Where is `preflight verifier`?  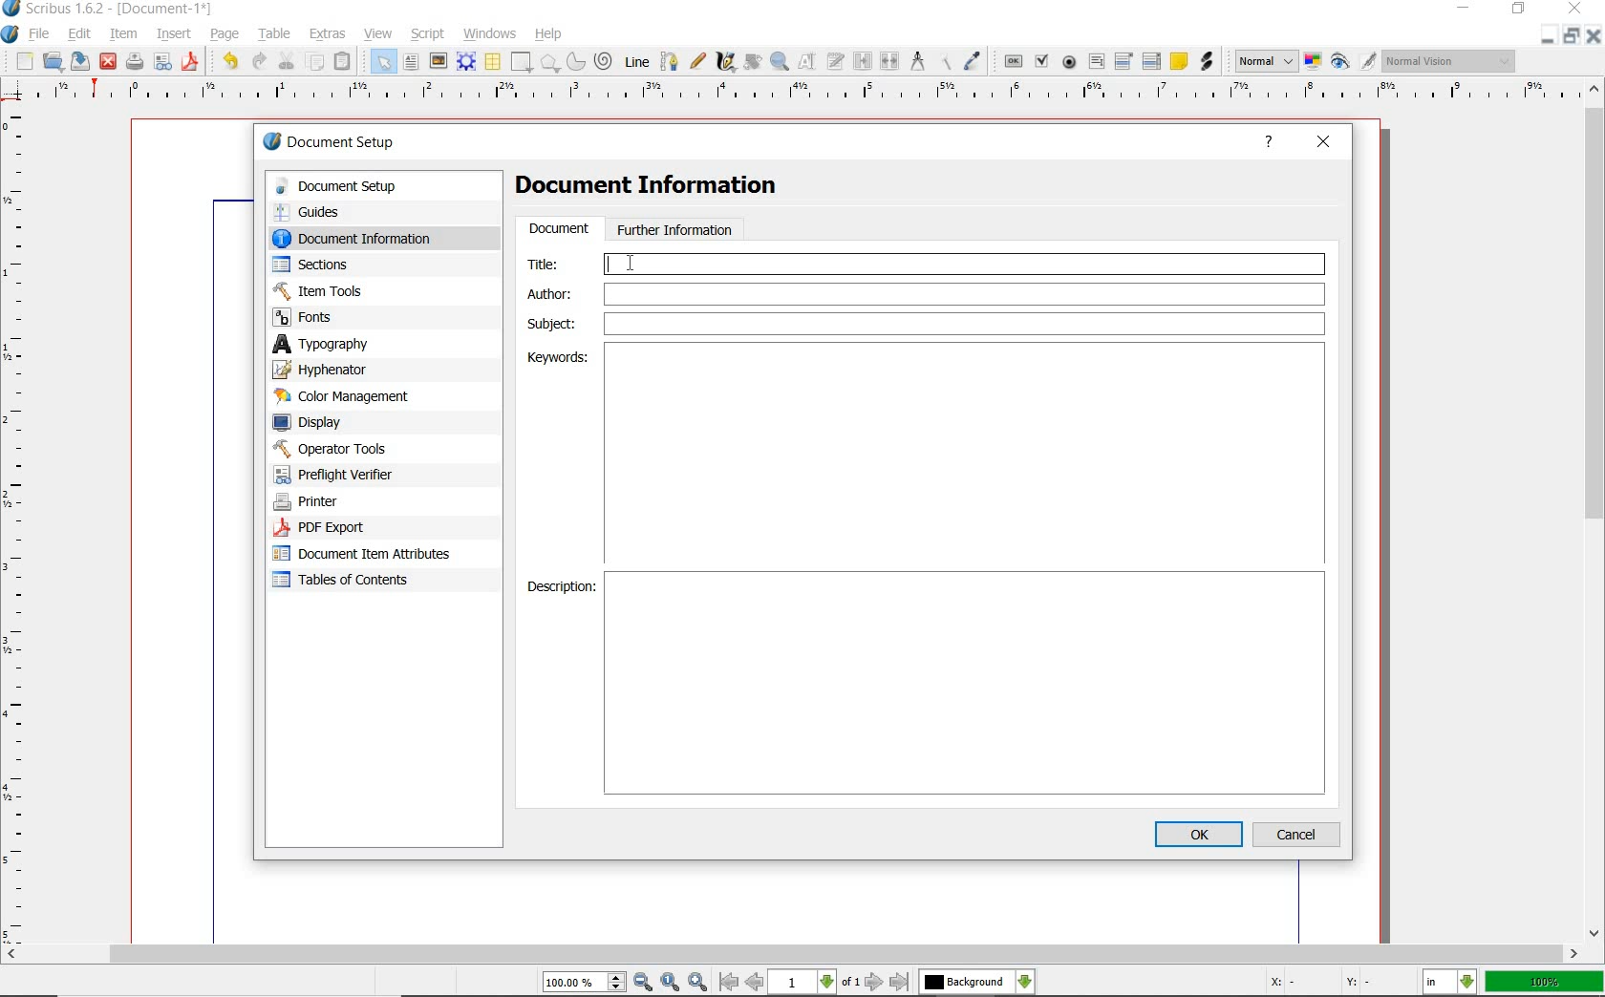
preflight verifier is located at coordinates (345, 475).